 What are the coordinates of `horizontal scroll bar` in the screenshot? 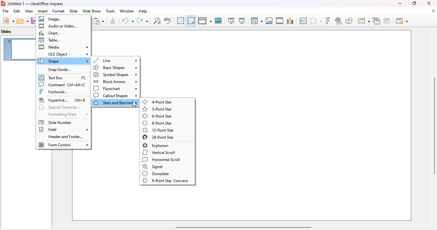 It's located at (243, 227).